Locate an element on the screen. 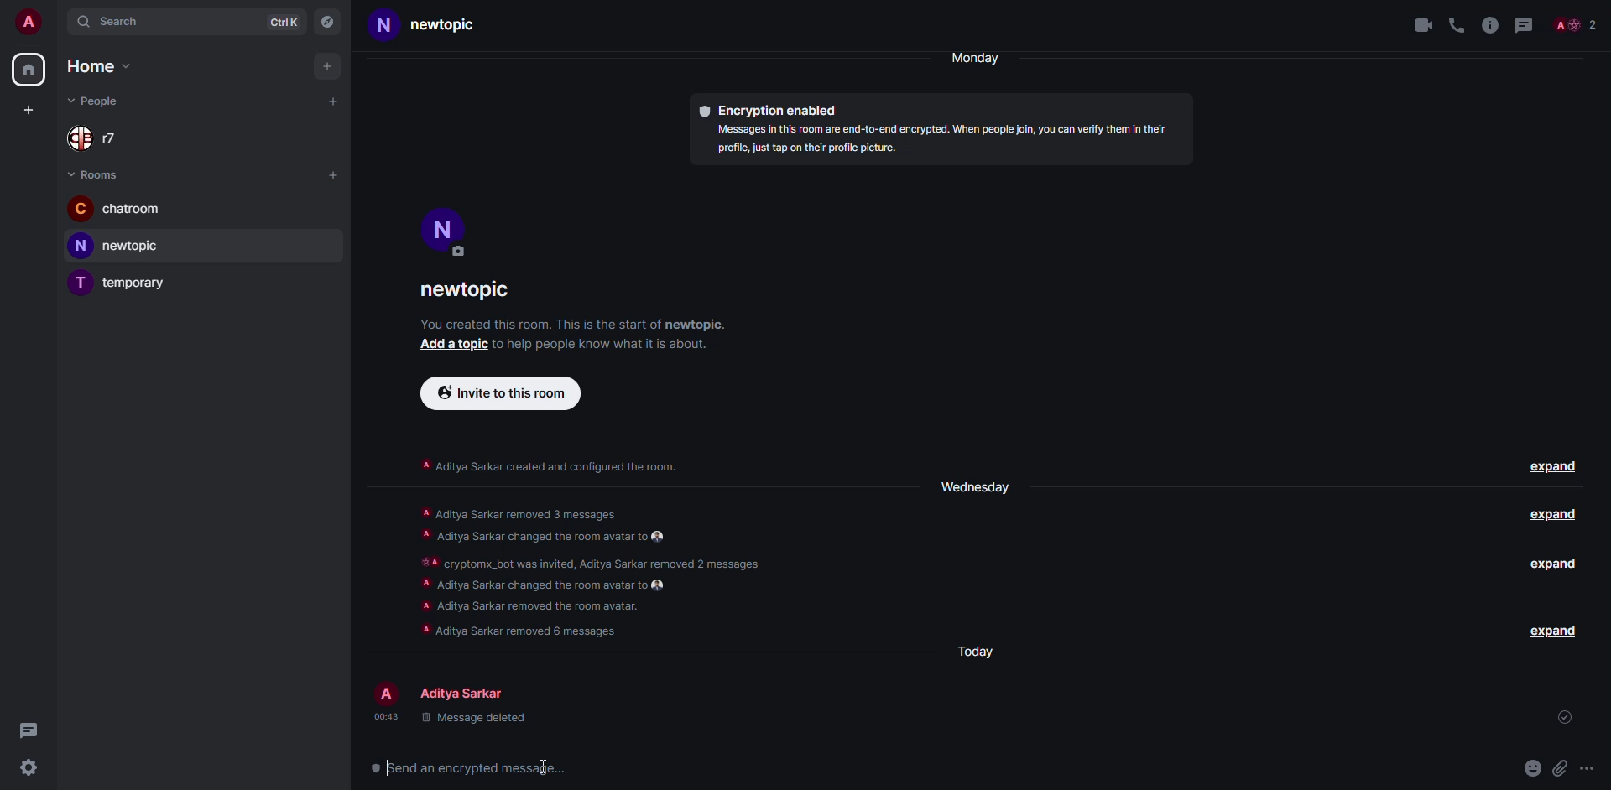 Image resolution: width=1611 pixels, height=790 pixels. time is located at coordinates (384, 716).